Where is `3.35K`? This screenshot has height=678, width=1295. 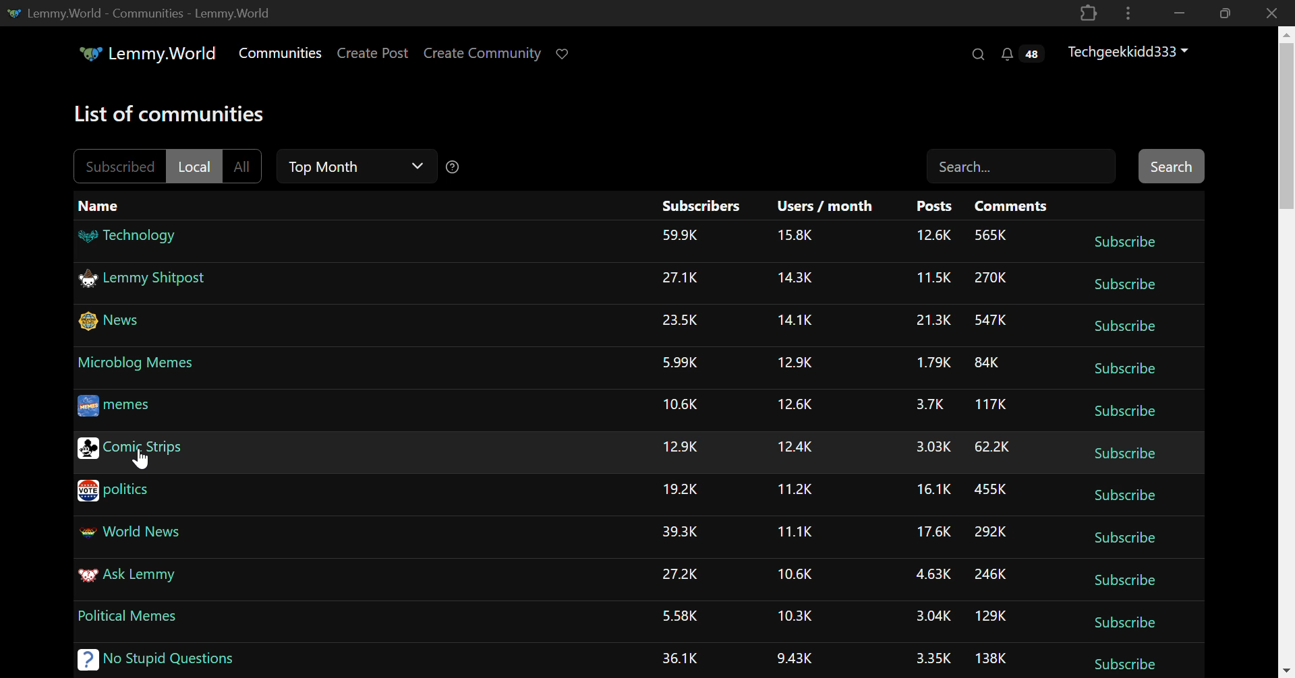 3.35K is located at coordinates (933, 656).